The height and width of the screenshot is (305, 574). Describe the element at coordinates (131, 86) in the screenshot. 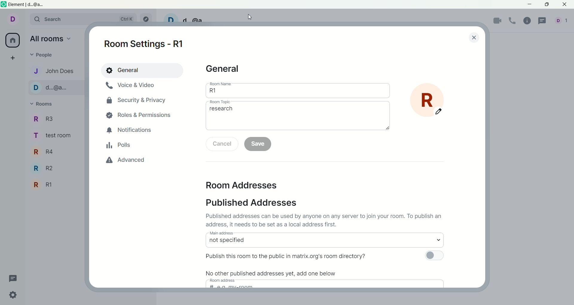

I see `voice and video` at that location.